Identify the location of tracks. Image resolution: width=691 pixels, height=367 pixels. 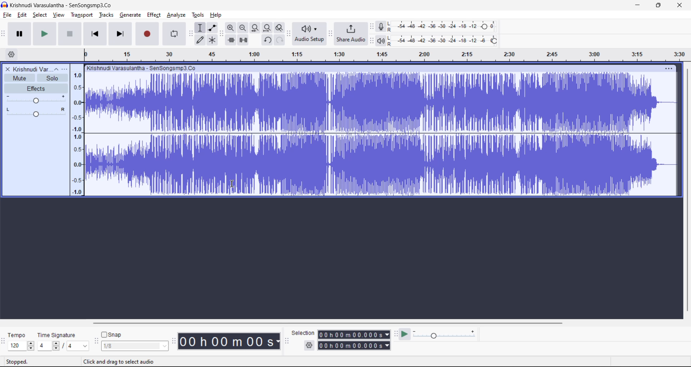
(106, 15).